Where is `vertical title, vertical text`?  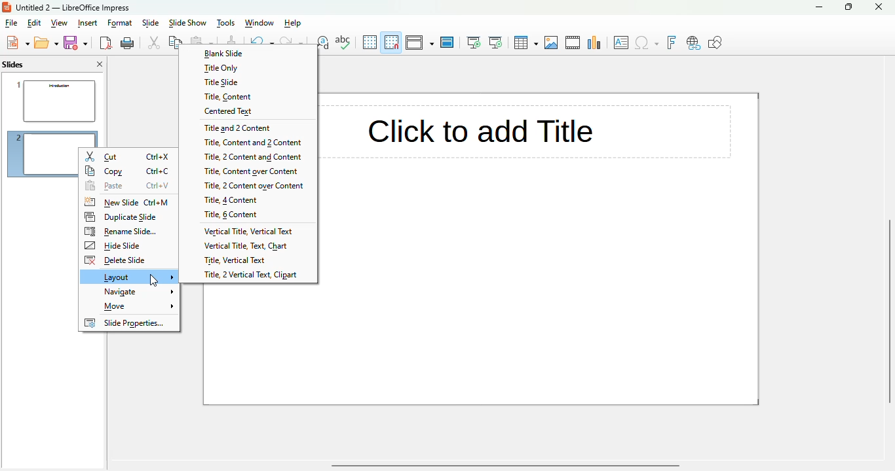
vertical title, vertical text is located at coordinates (248, 230).